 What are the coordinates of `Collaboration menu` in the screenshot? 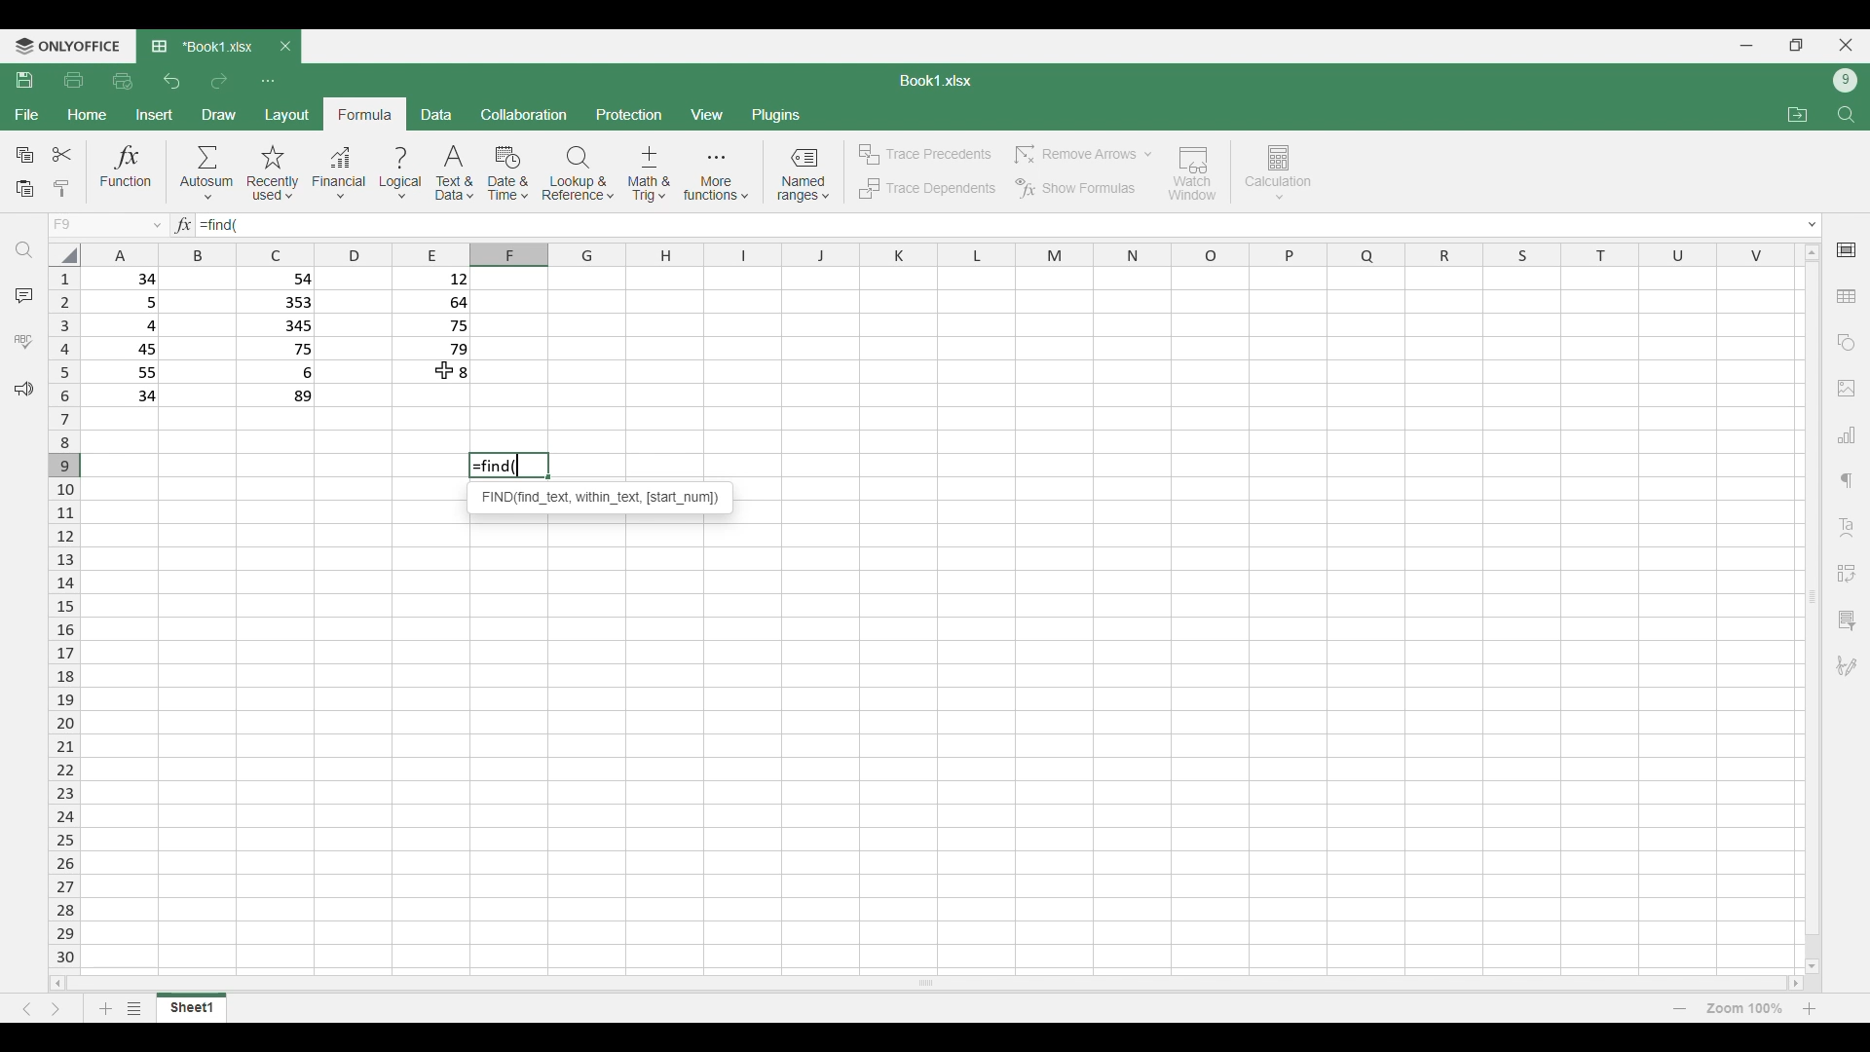 It's located at (525, 114).